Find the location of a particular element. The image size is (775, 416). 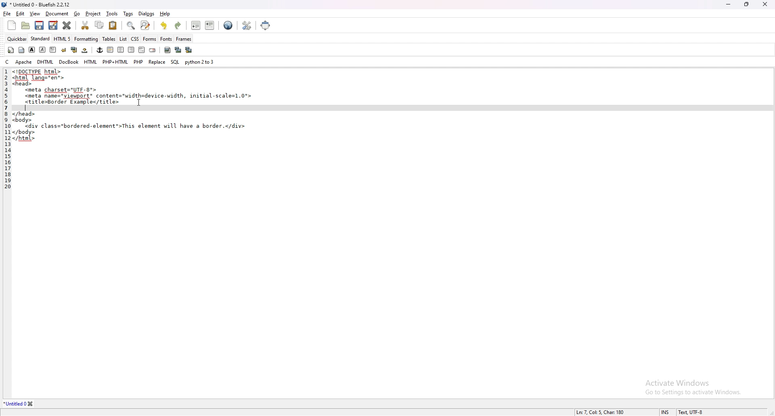

1 2 3 4 5 6 7 8 9 10 11 12 13 14 15 16 17 18 19 20 is located at coordinates (5, 131).